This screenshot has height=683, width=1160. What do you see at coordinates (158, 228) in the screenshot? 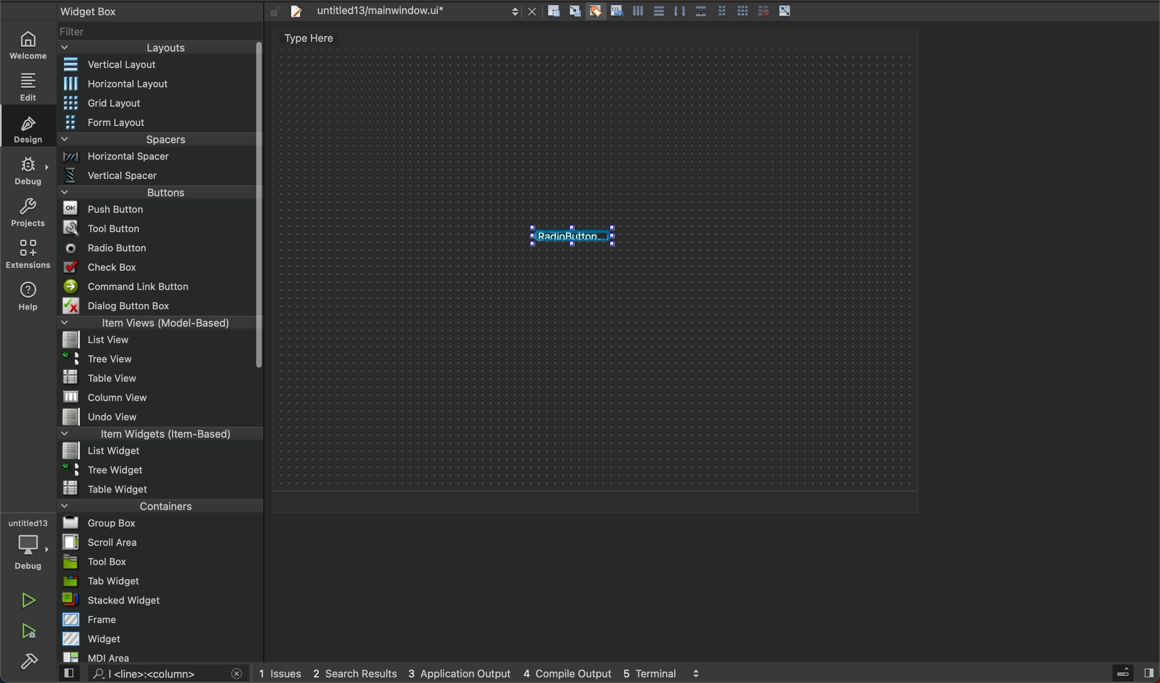
I see `tool button` at bounding box center [158, 228].